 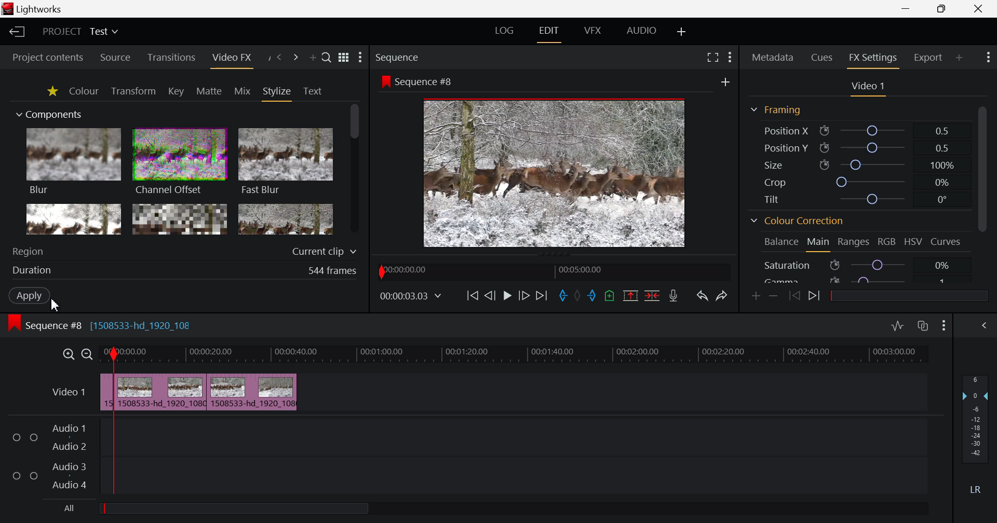 What do you see at coordinates (286, 221) in the screenshot?
I see `Posterize` at bounding box center [286, 221].